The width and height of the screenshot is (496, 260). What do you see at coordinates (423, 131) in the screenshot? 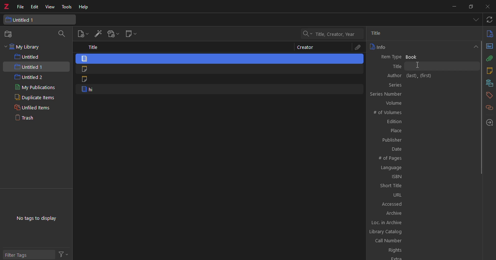
I see `Place` at bounding box center [423, 131].